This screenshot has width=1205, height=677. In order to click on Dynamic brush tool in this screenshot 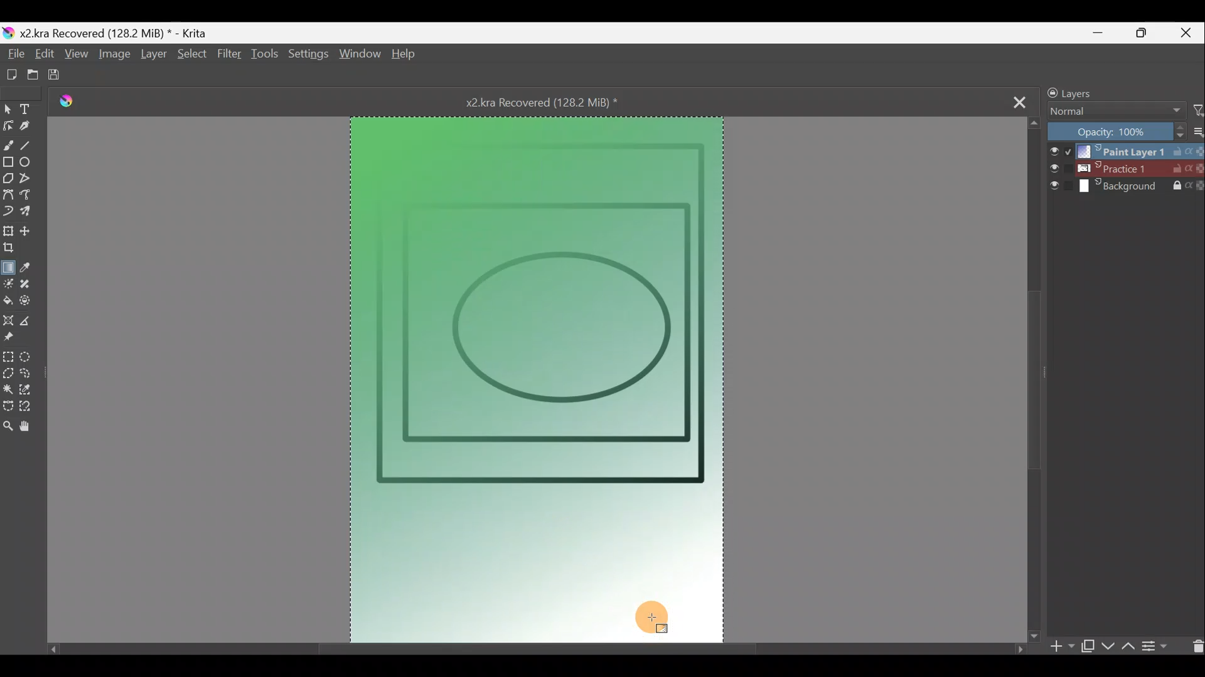, I will do `click(9, 212)`.